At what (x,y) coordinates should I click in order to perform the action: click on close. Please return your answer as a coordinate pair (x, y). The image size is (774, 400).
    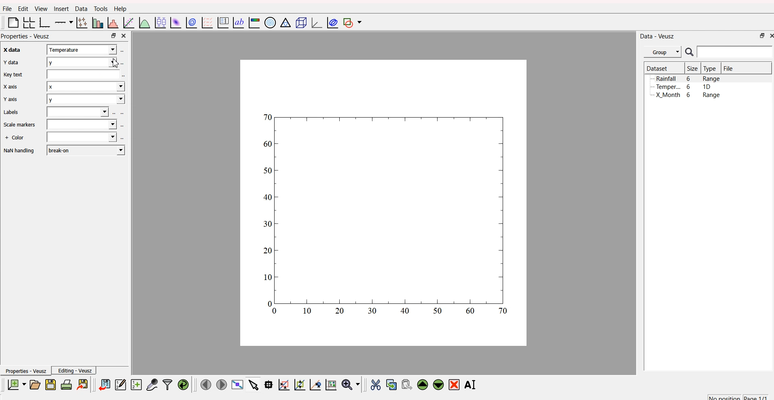
    Looking at the image, I should click on (125, 36).